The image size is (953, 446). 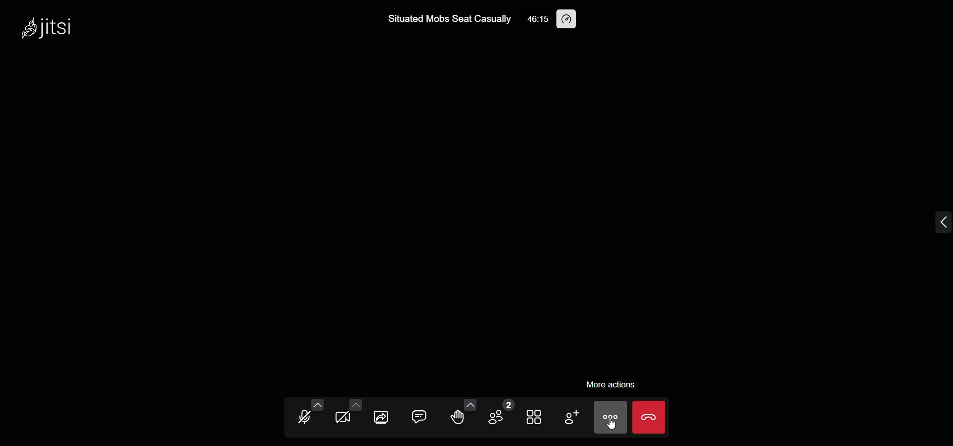 What do you see at coordinates (343, 418) in the screenshot?
I see `camera` at bounding box center [343, 418].